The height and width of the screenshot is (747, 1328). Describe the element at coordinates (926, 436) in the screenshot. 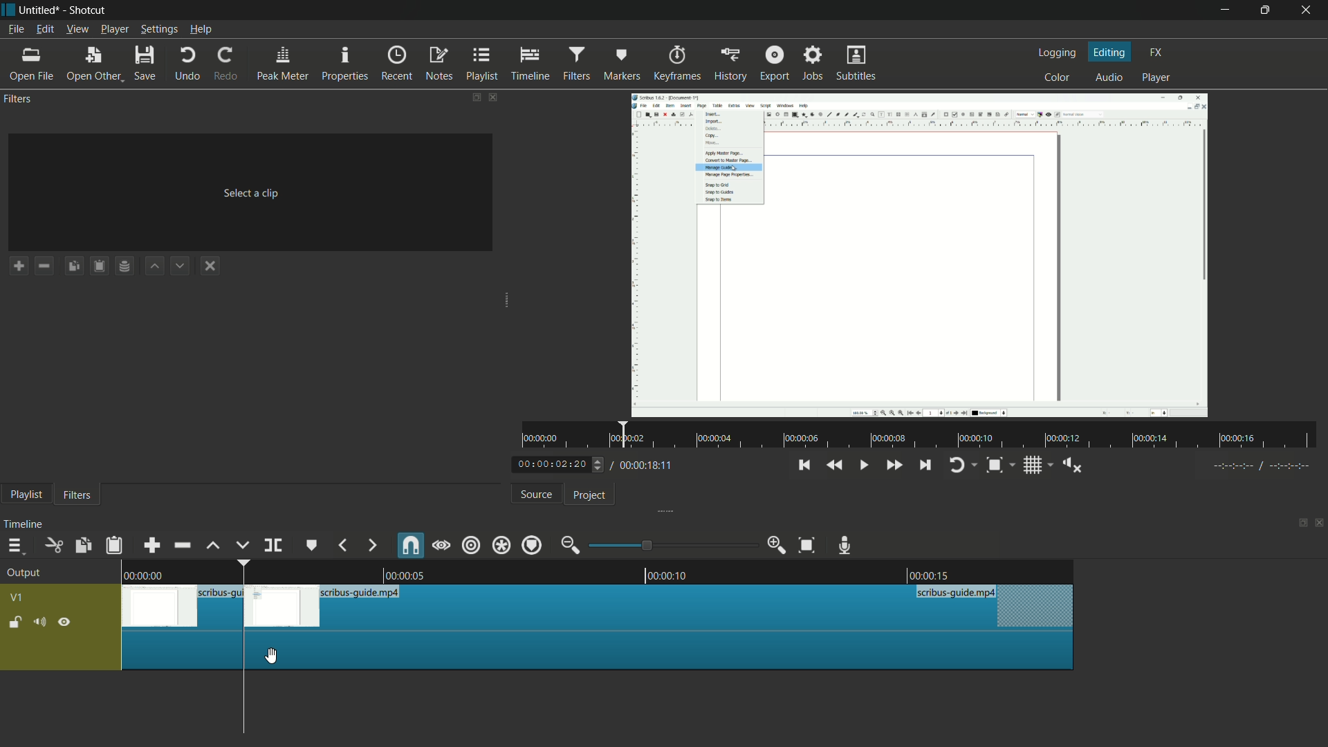

I see `time` at that location.